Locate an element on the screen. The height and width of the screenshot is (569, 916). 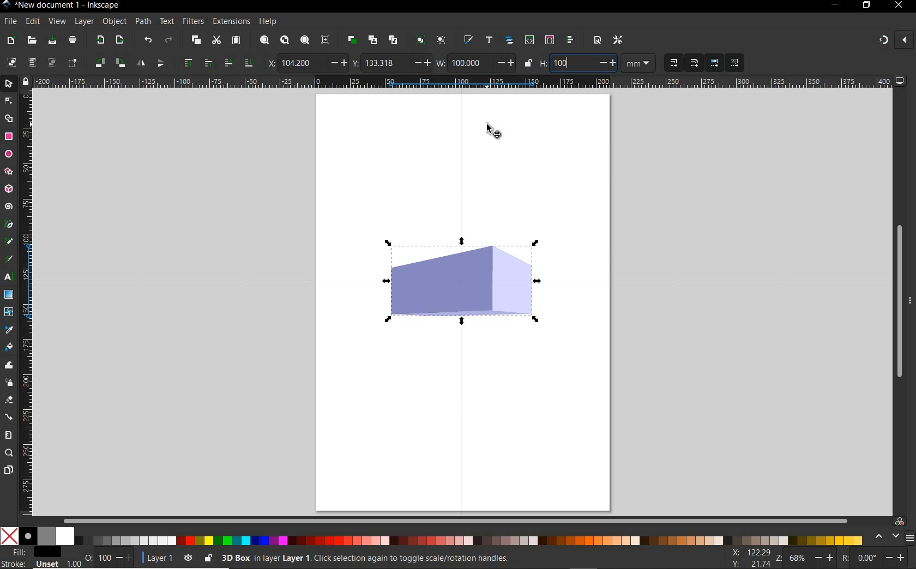
fill and stroke is located at coordinates (32, 558).